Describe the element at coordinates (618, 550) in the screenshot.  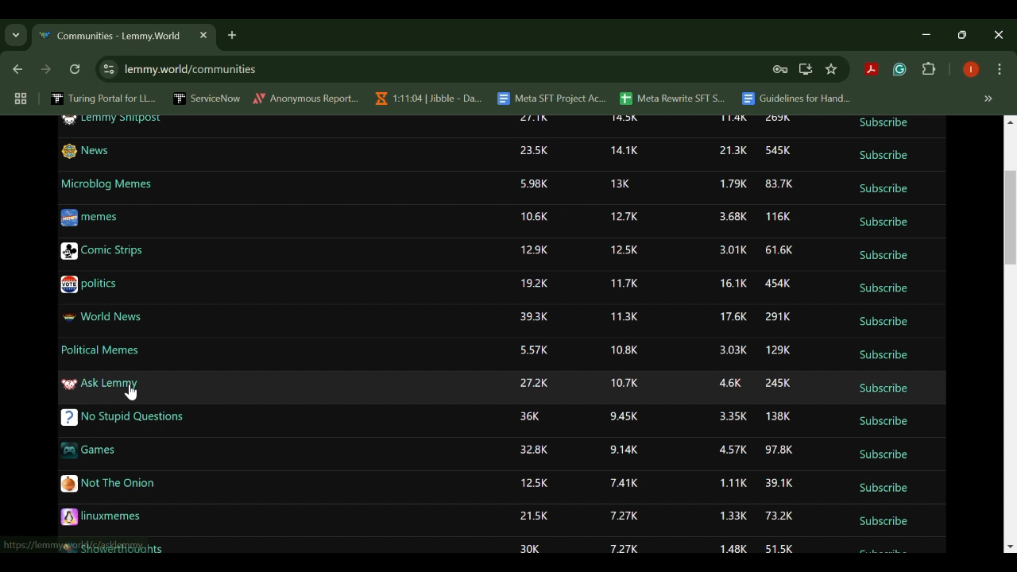
I see `7.27K` at that location.